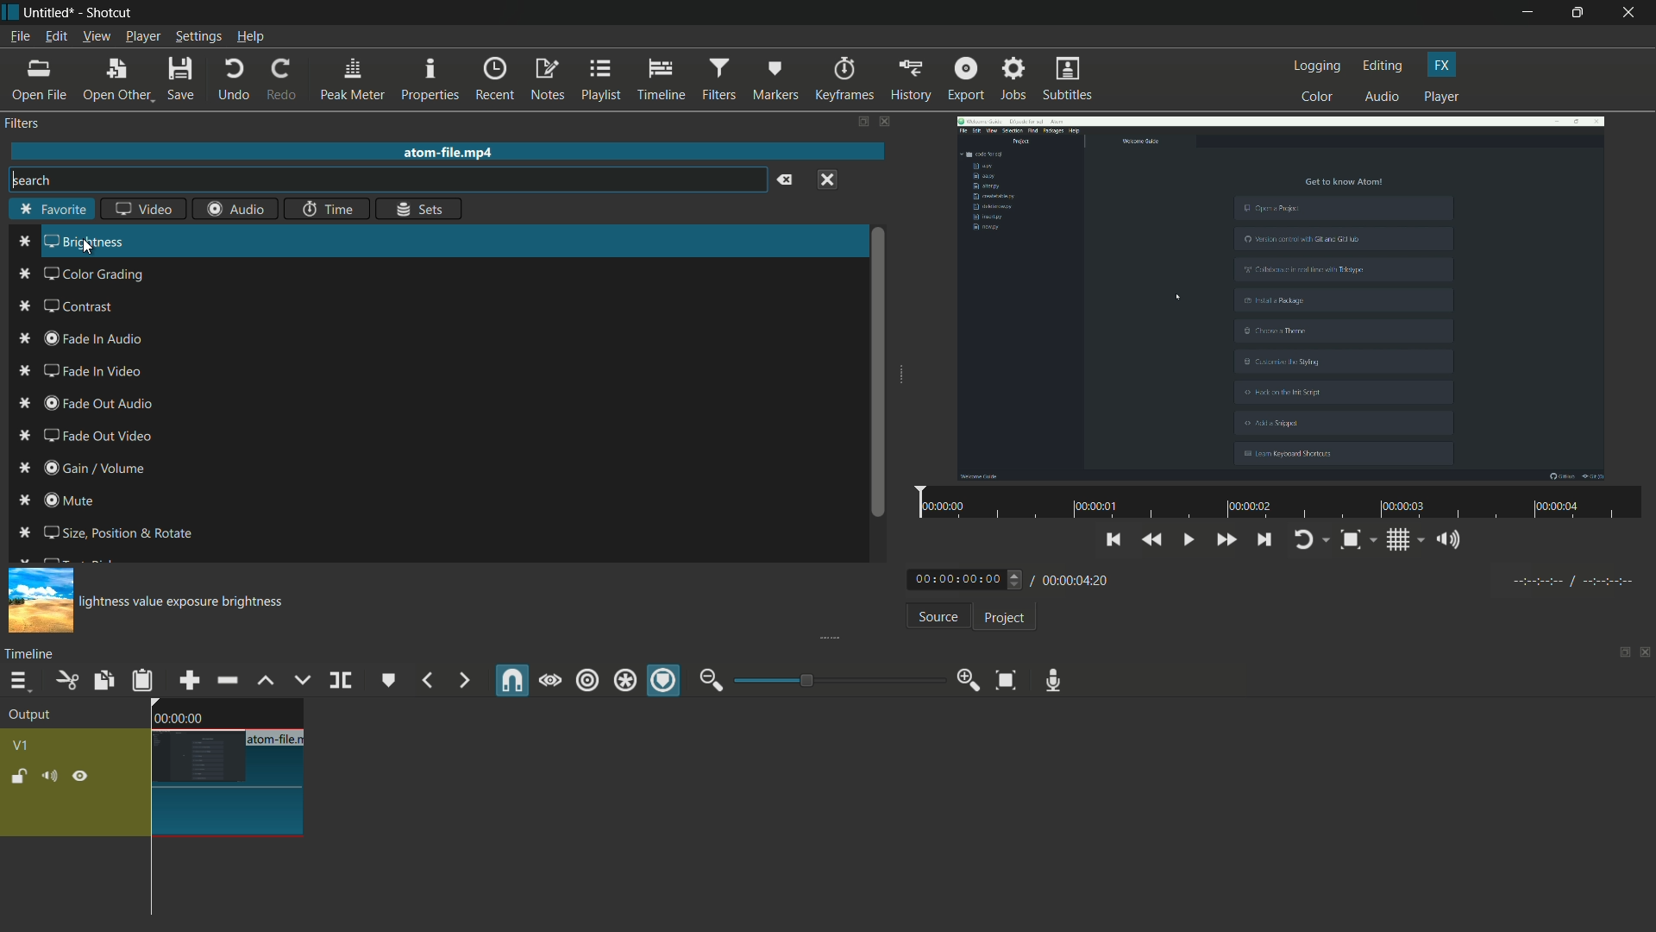 The width and height of the screenshot is (1656, 932). I want to click on Untitled (file name), so click(53, 13).